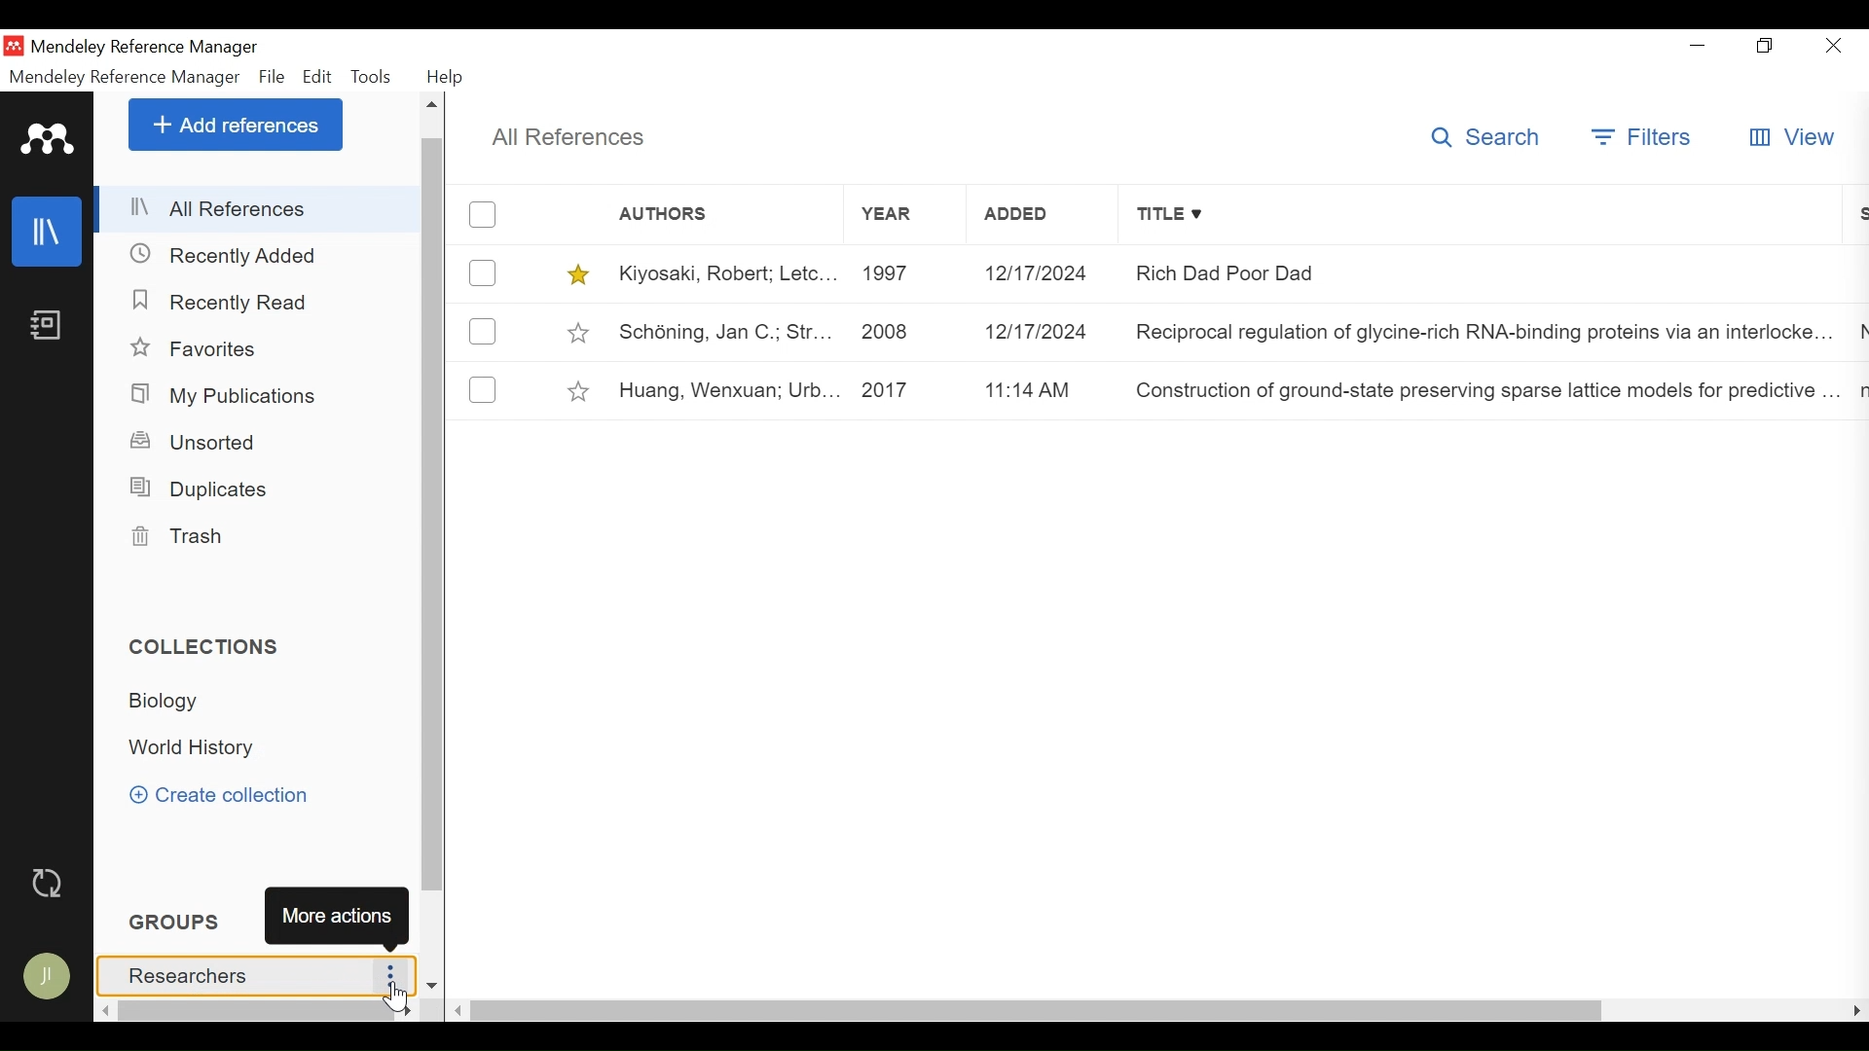 This screenshot has width=1869, height=1051. What do you see at coordinates (403, 1010) in the screenshot?
I see `Scroll Right` at bounding box center [403, 1010].